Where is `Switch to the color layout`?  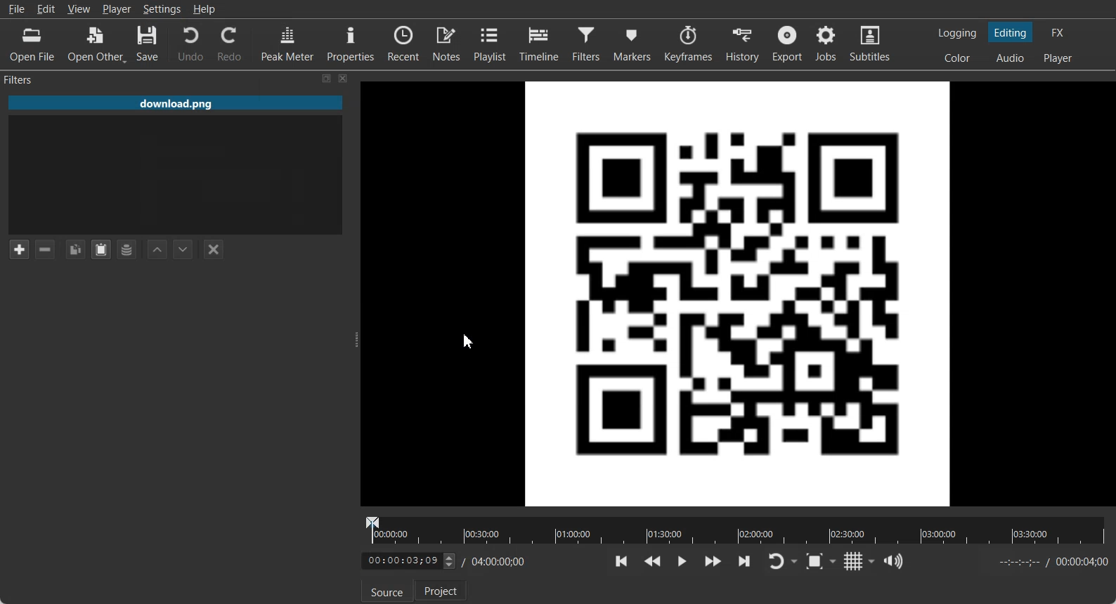
Switch to the color layout is located at coordinates (959, 58).